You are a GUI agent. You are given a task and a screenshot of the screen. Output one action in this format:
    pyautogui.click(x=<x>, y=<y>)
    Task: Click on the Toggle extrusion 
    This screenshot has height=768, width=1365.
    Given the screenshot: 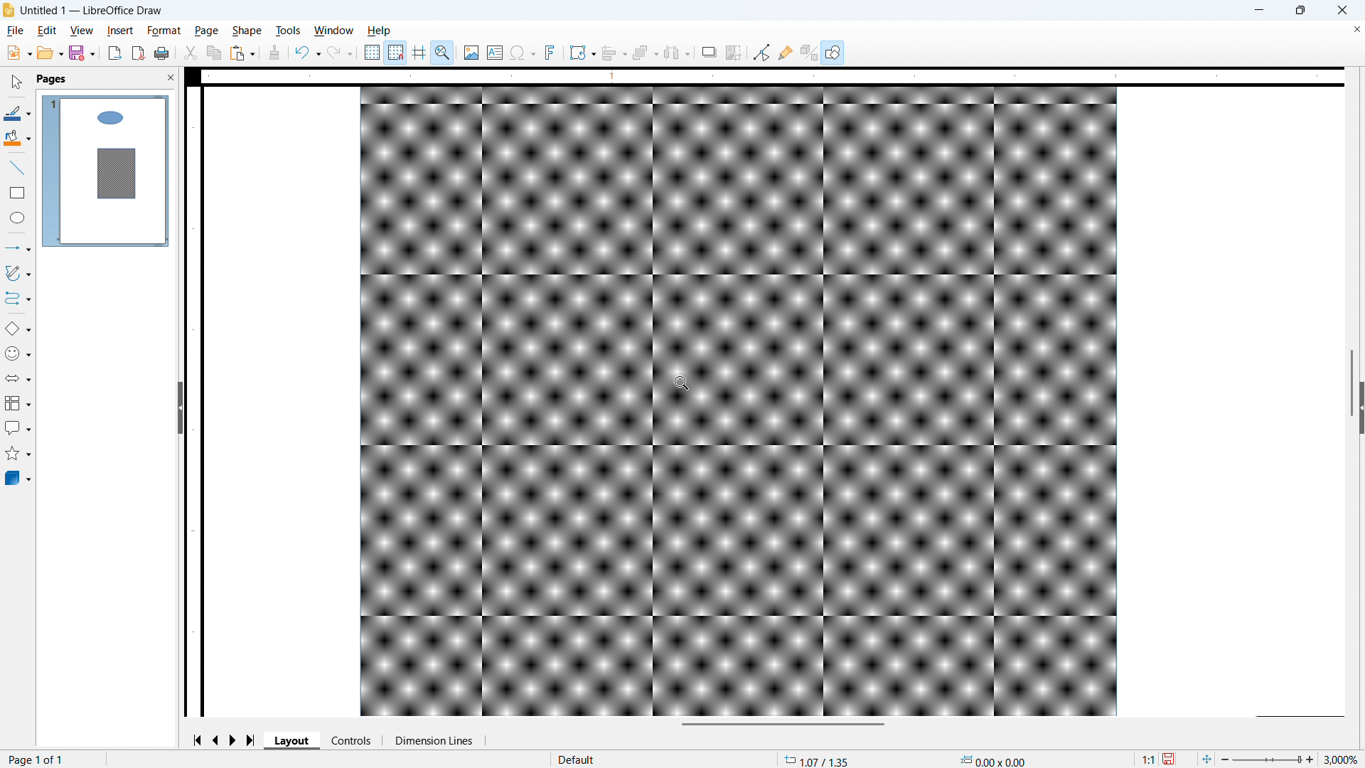 What is the action you would take?
    pyautogui.click(x=810, y=52)
    